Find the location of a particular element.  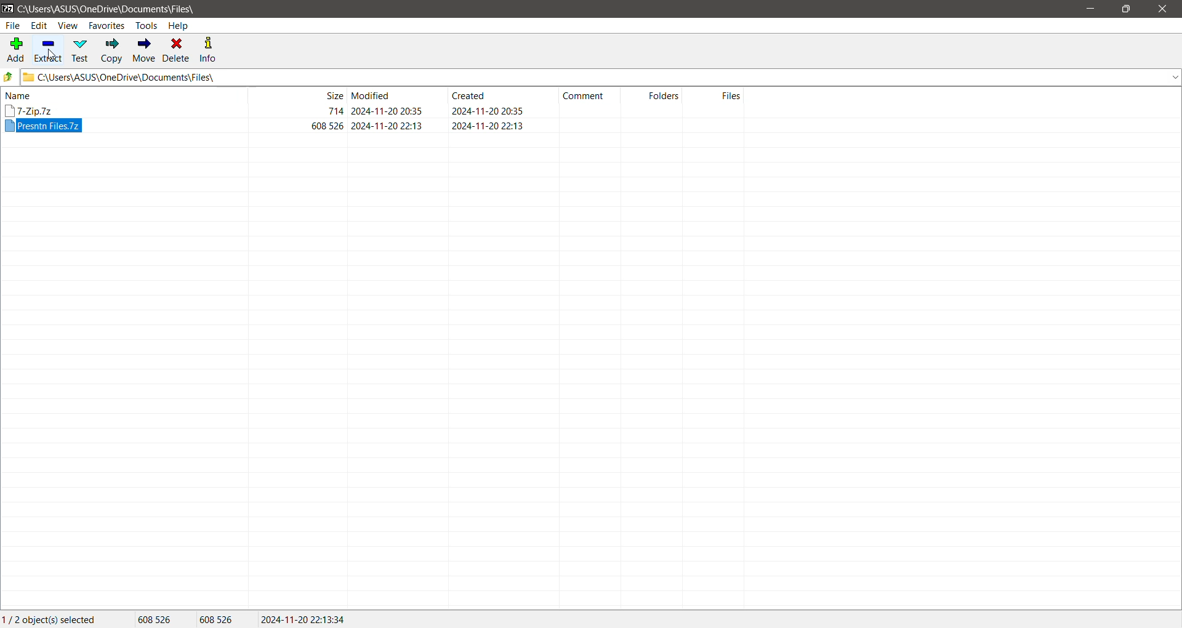

Close is located at coordinates (1165, 9).